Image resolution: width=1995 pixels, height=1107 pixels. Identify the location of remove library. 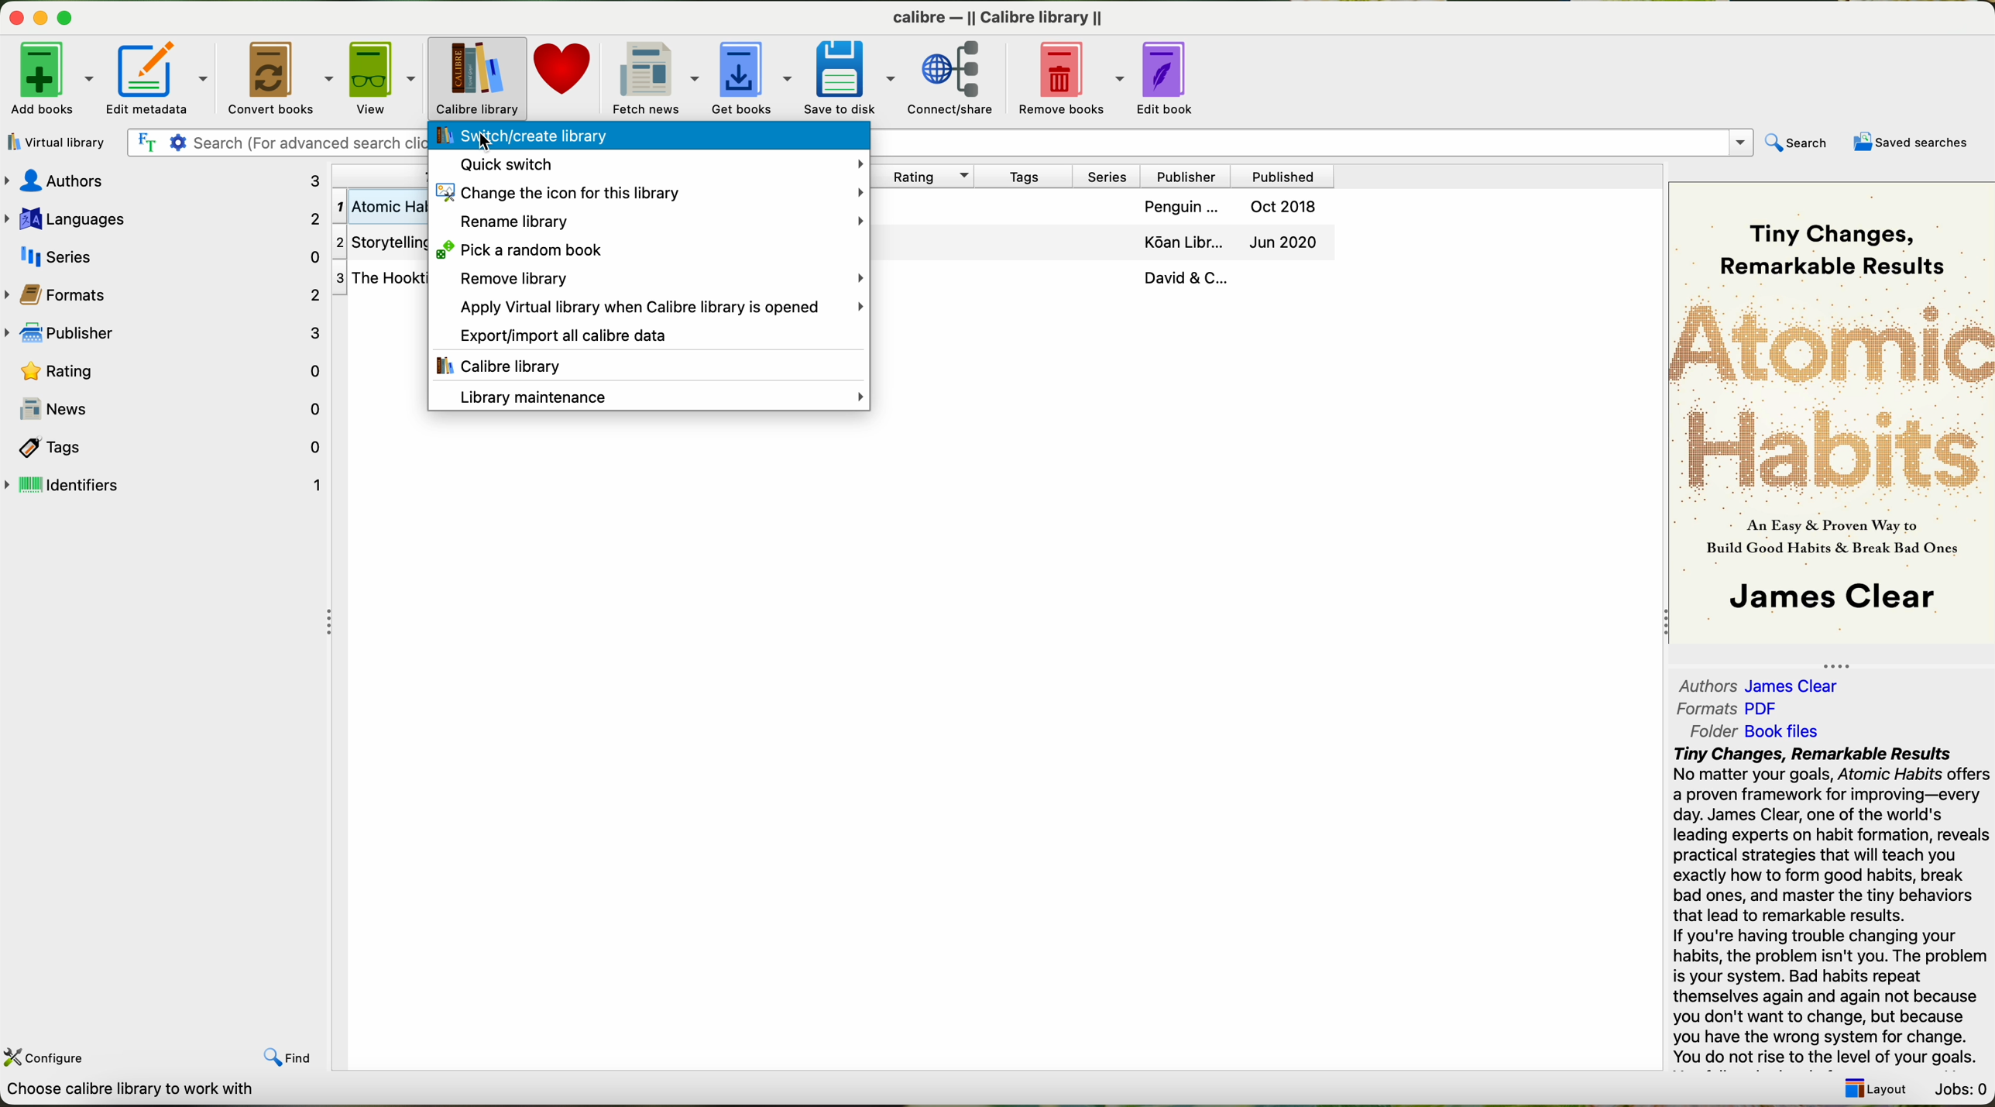
(662, 277).